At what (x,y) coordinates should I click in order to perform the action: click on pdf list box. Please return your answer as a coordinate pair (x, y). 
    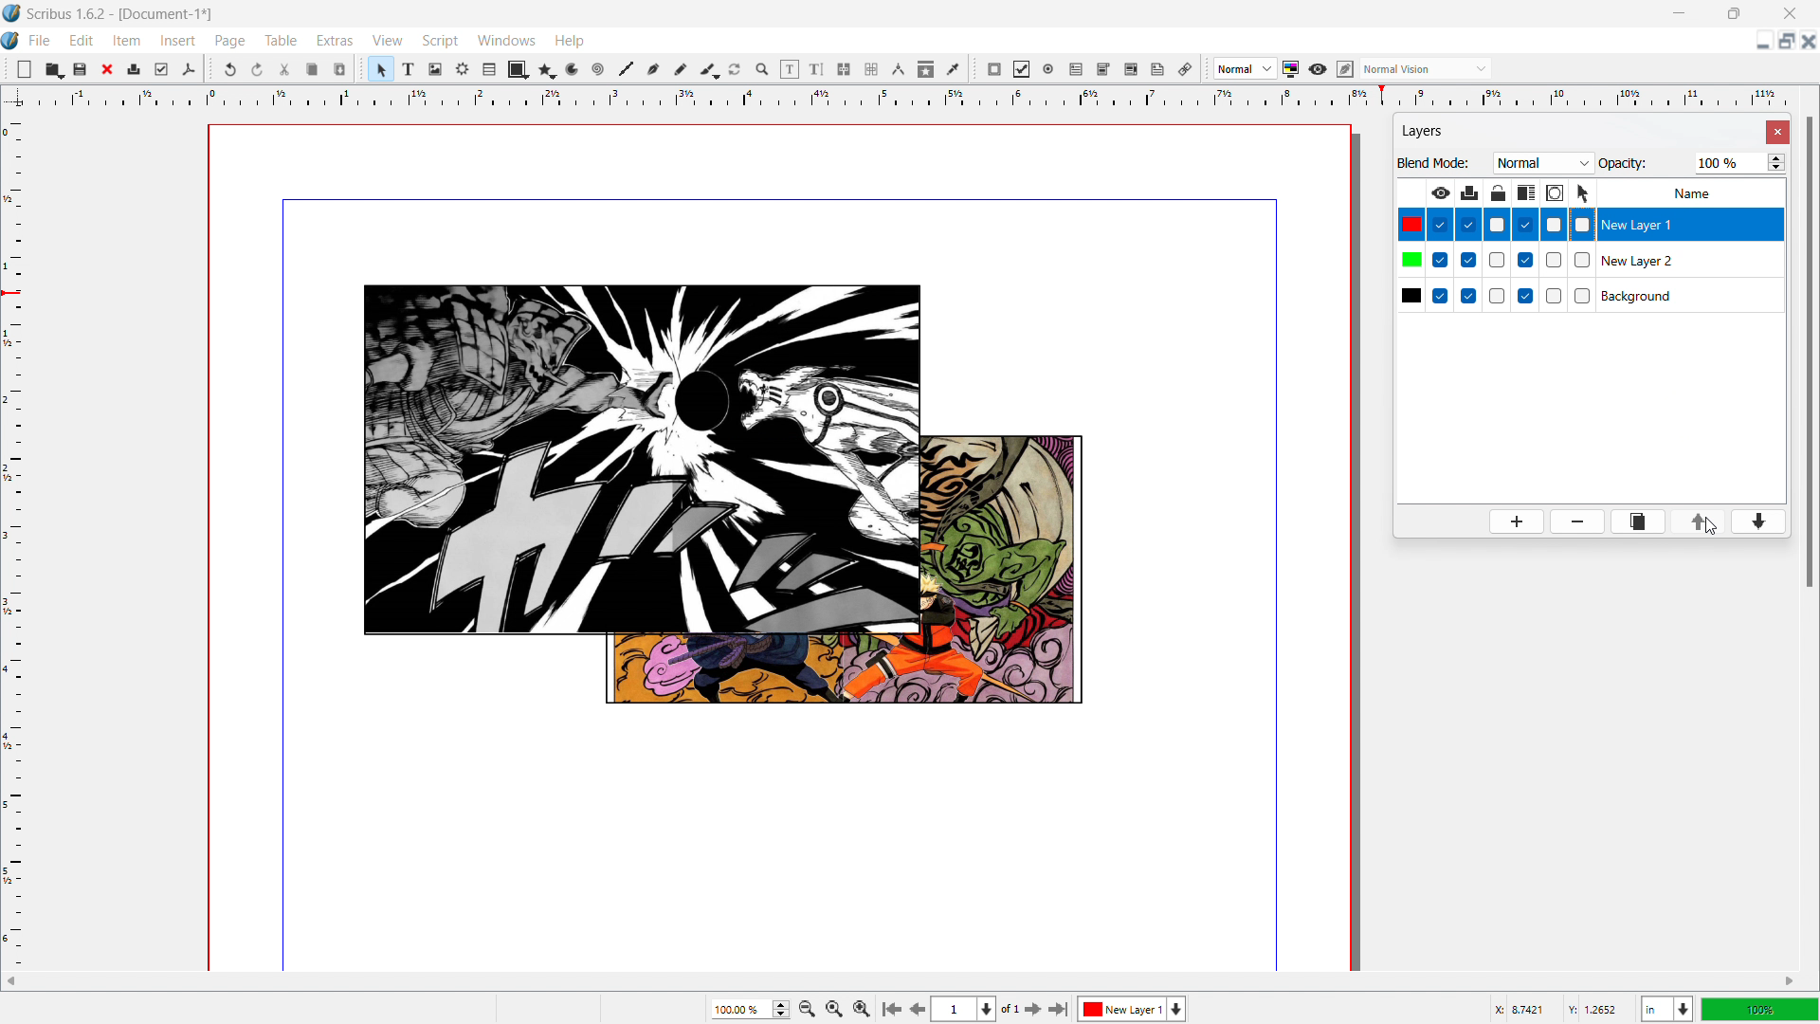
    Looking at the image, I should click on (1131, 69).